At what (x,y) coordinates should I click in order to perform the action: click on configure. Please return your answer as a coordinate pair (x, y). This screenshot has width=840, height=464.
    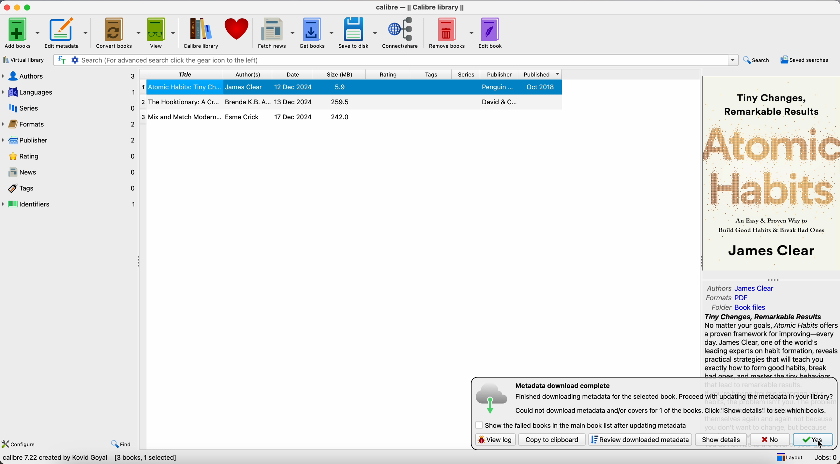
    Looking at the image, I should click on (19, 443).